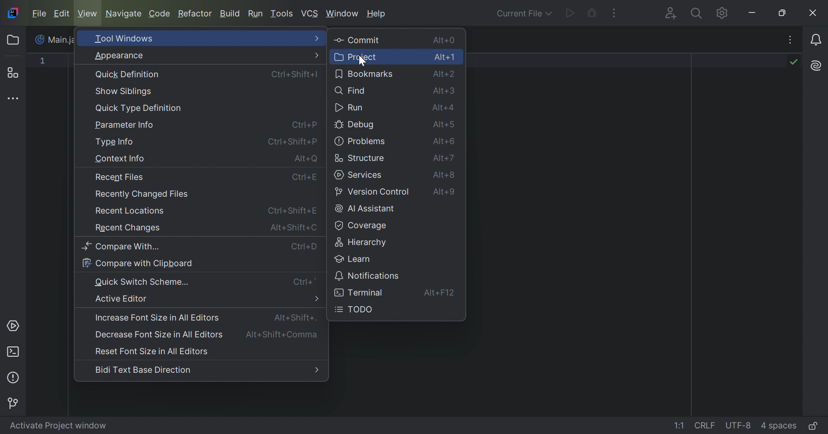 Image resolution: width=828 pixels, height=434 pixels. What do you see at coordinates (65, 425) in the screenshot?
I see `activate project window` at bounding box center [65, 425].